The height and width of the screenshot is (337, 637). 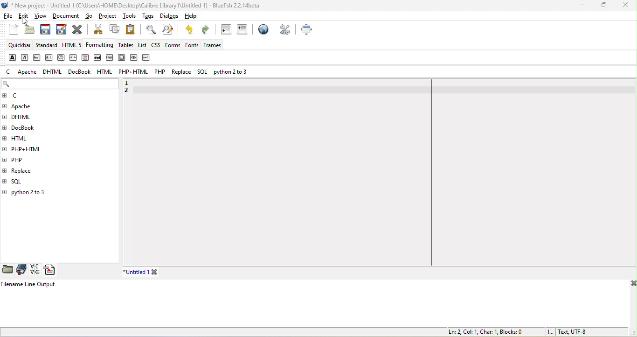 What do you see at coordinates (52, 270) in the screenshot?
I see `snippets` at bounding box center [52, 270].